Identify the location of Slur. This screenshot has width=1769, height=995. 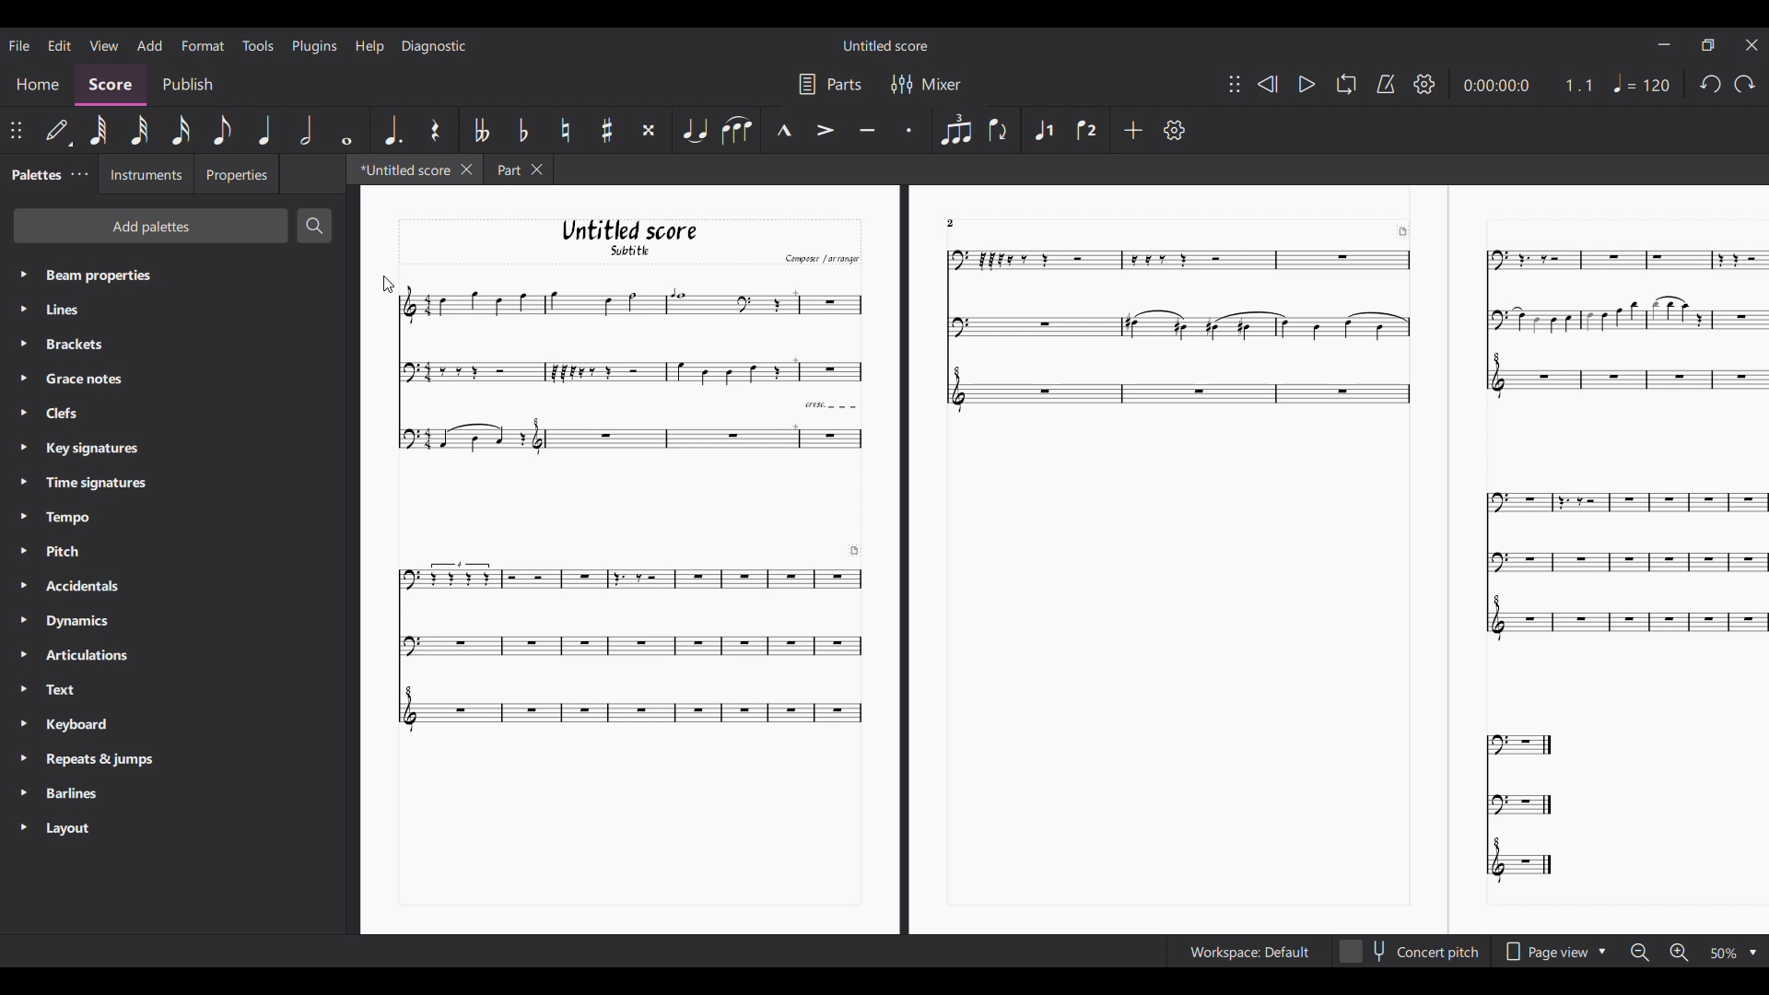
(737, 130).